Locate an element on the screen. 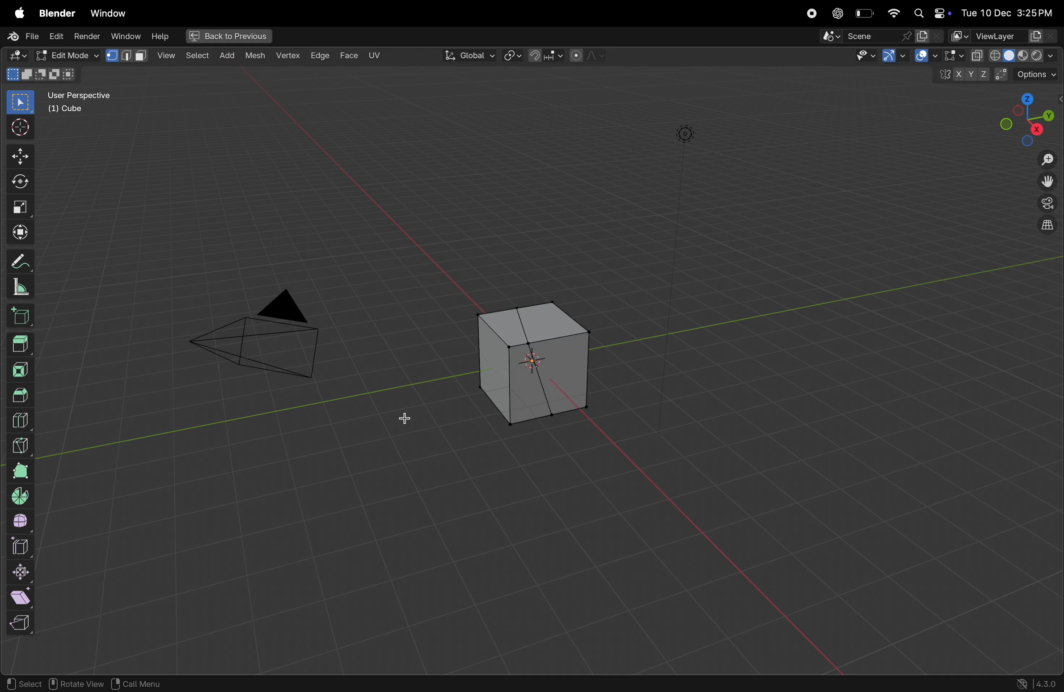  4.3.0 is located at coordinates (1049, 683).